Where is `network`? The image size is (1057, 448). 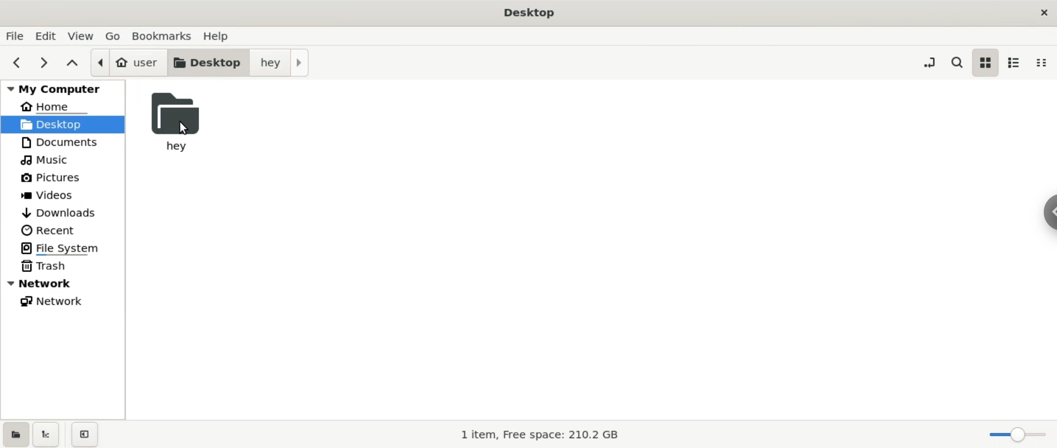
network is located at coordinates (69, 301).